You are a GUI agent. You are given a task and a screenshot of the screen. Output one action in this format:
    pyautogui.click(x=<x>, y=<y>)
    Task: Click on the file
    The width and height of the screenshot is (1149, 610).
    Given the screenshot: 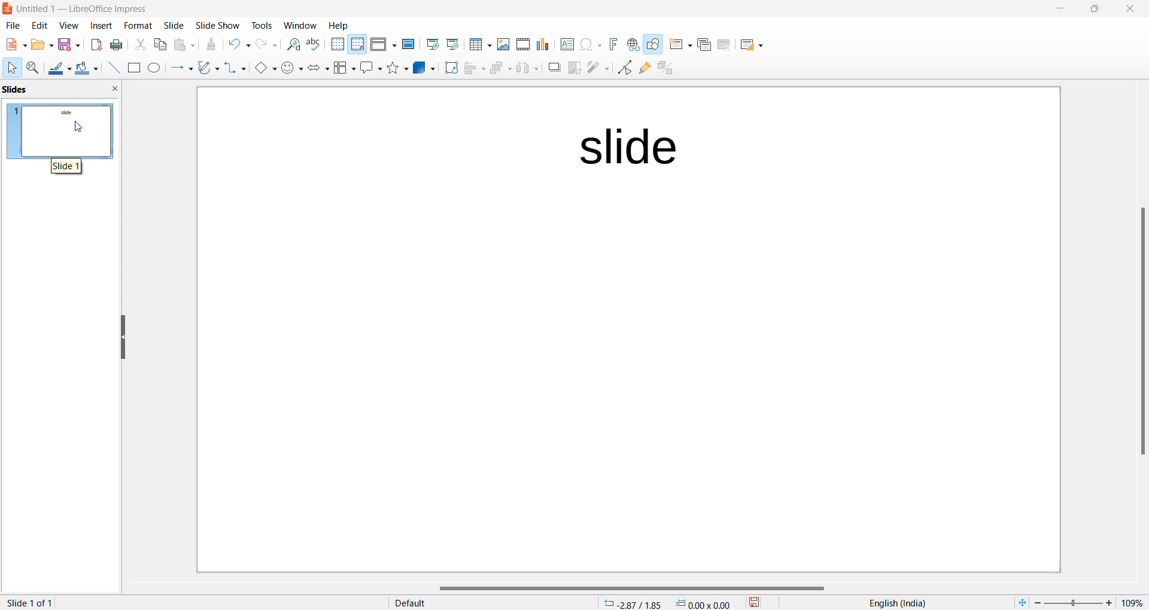 What is the action you would take?
    pyautogui.click(x=11, y=27)
    